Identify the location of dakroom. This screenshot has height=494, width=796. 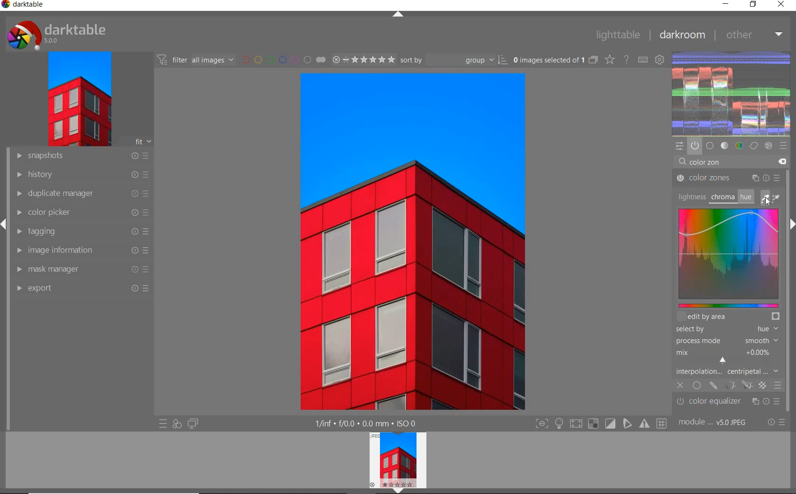
(681, 35).